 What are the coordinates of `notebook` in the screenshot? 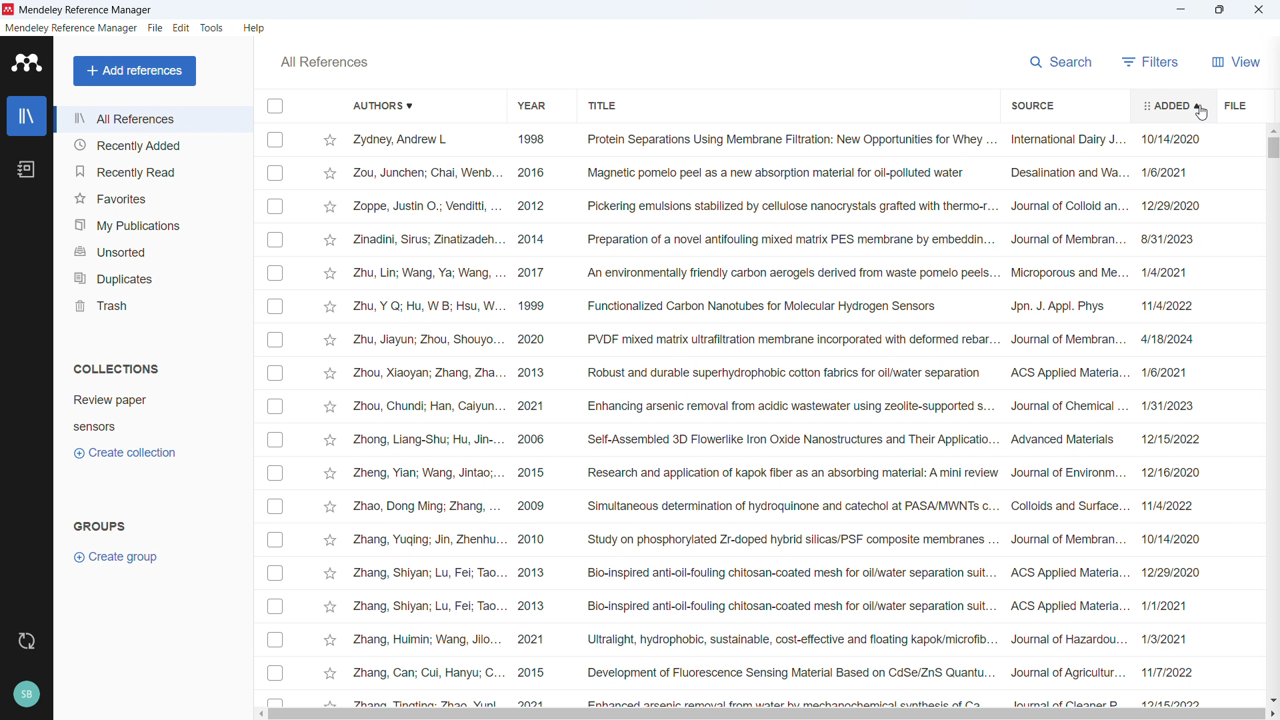 It's located at (28, 169).